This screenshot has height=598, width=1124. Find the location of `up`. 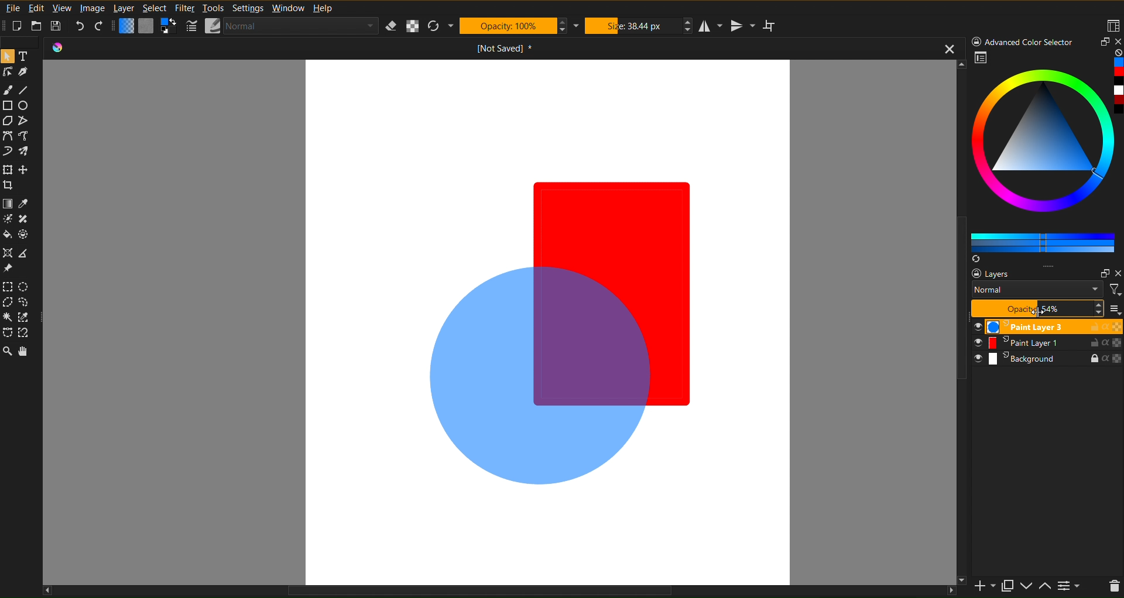

up is located at coordinates (1047, 588).